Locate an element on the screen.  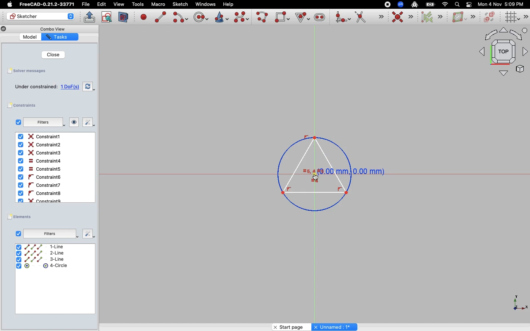
Edit is located at coordinates (102, 4).